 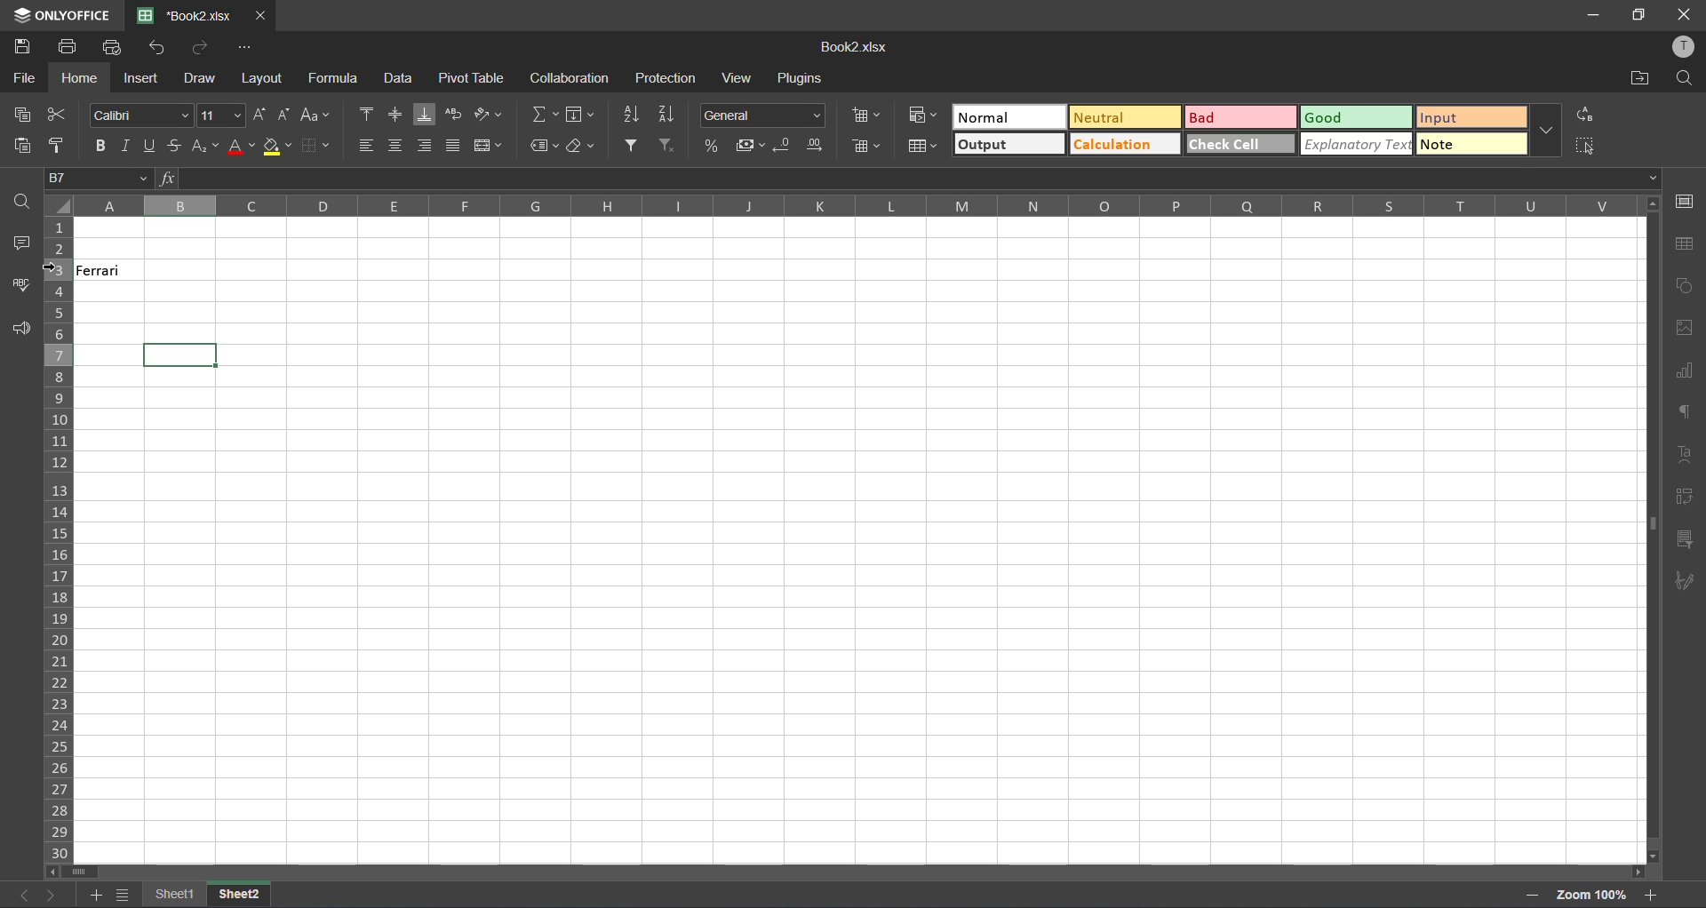 What do you see at coordinates (1650, 894) in the screenshot?
I see `zoom  in` at bounding box center [1650, 894].